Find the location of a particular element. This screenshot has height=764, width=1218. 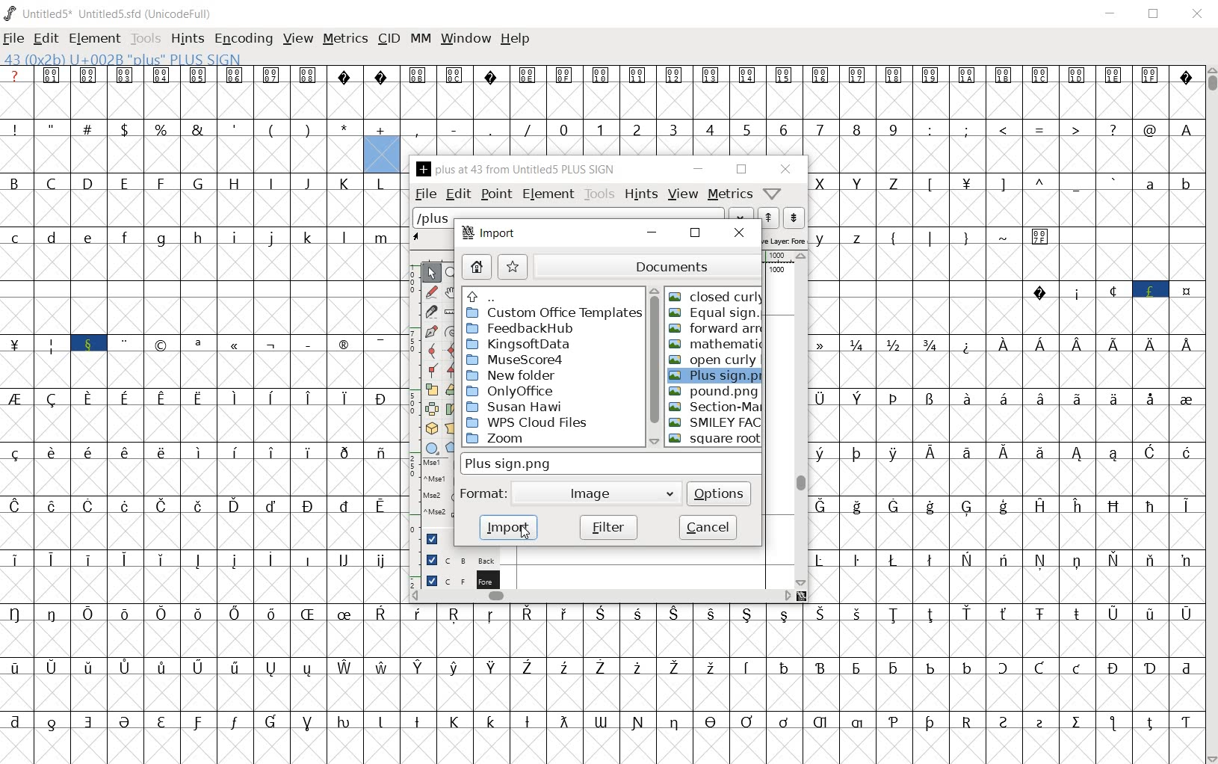

mse1 mse1 mse2 mse2 is located at coordinates (436, 487).